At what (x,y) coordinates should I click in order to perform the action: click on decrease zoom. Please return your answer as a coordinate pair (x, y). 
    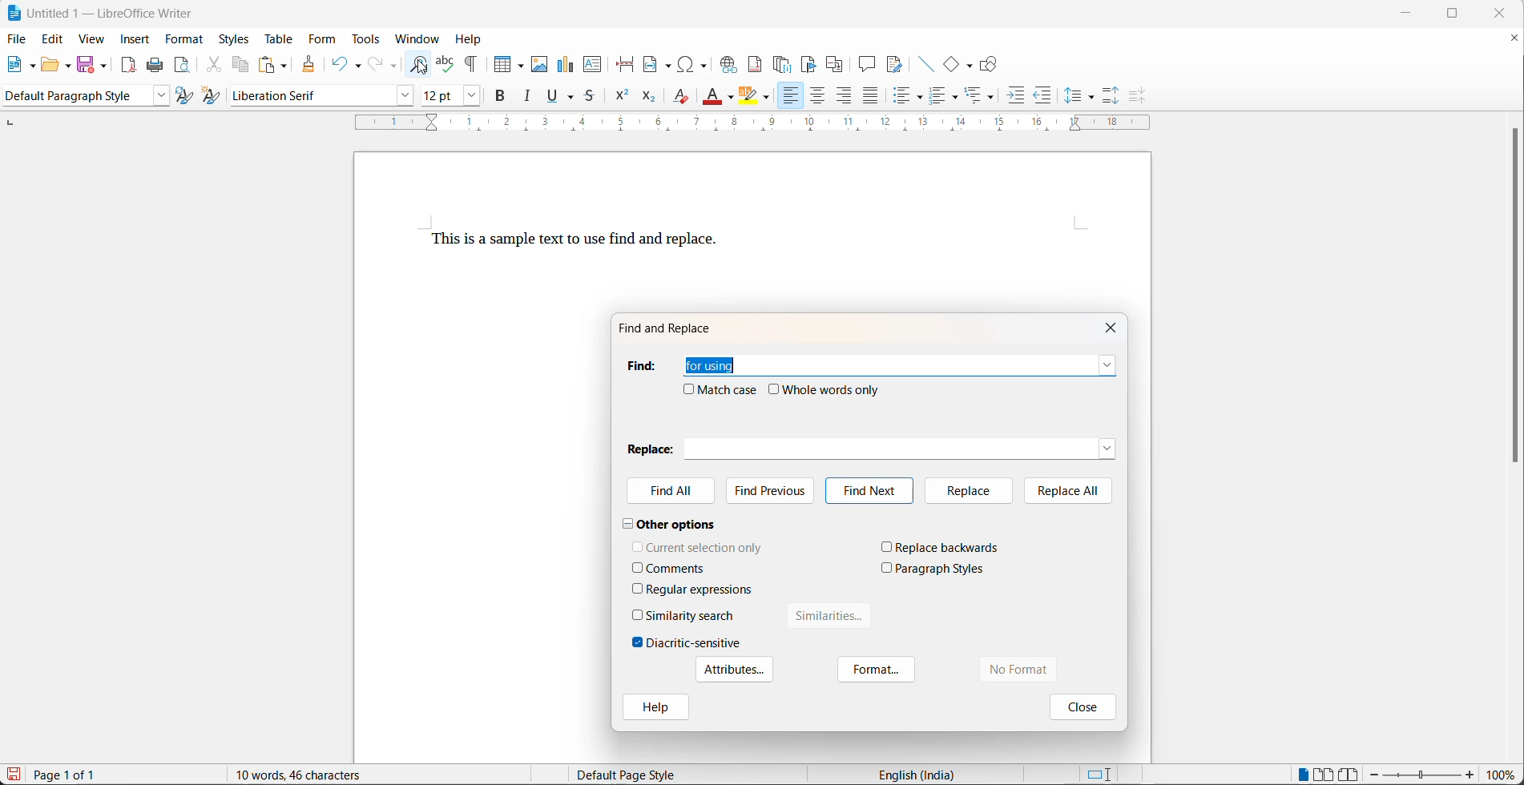
    Looking at the image, I should click on (1374, 775).